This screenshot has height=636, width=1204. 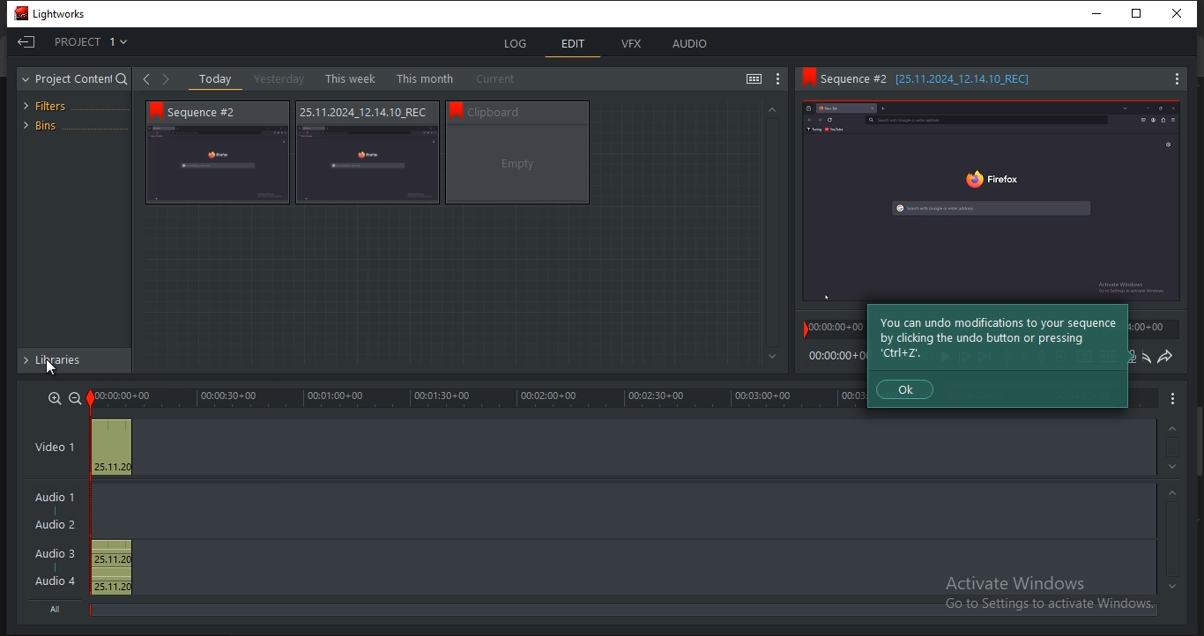 What do you see at coordinates (57, 609) in the screenshot?
I see `All` at bounding box center [57, 609].